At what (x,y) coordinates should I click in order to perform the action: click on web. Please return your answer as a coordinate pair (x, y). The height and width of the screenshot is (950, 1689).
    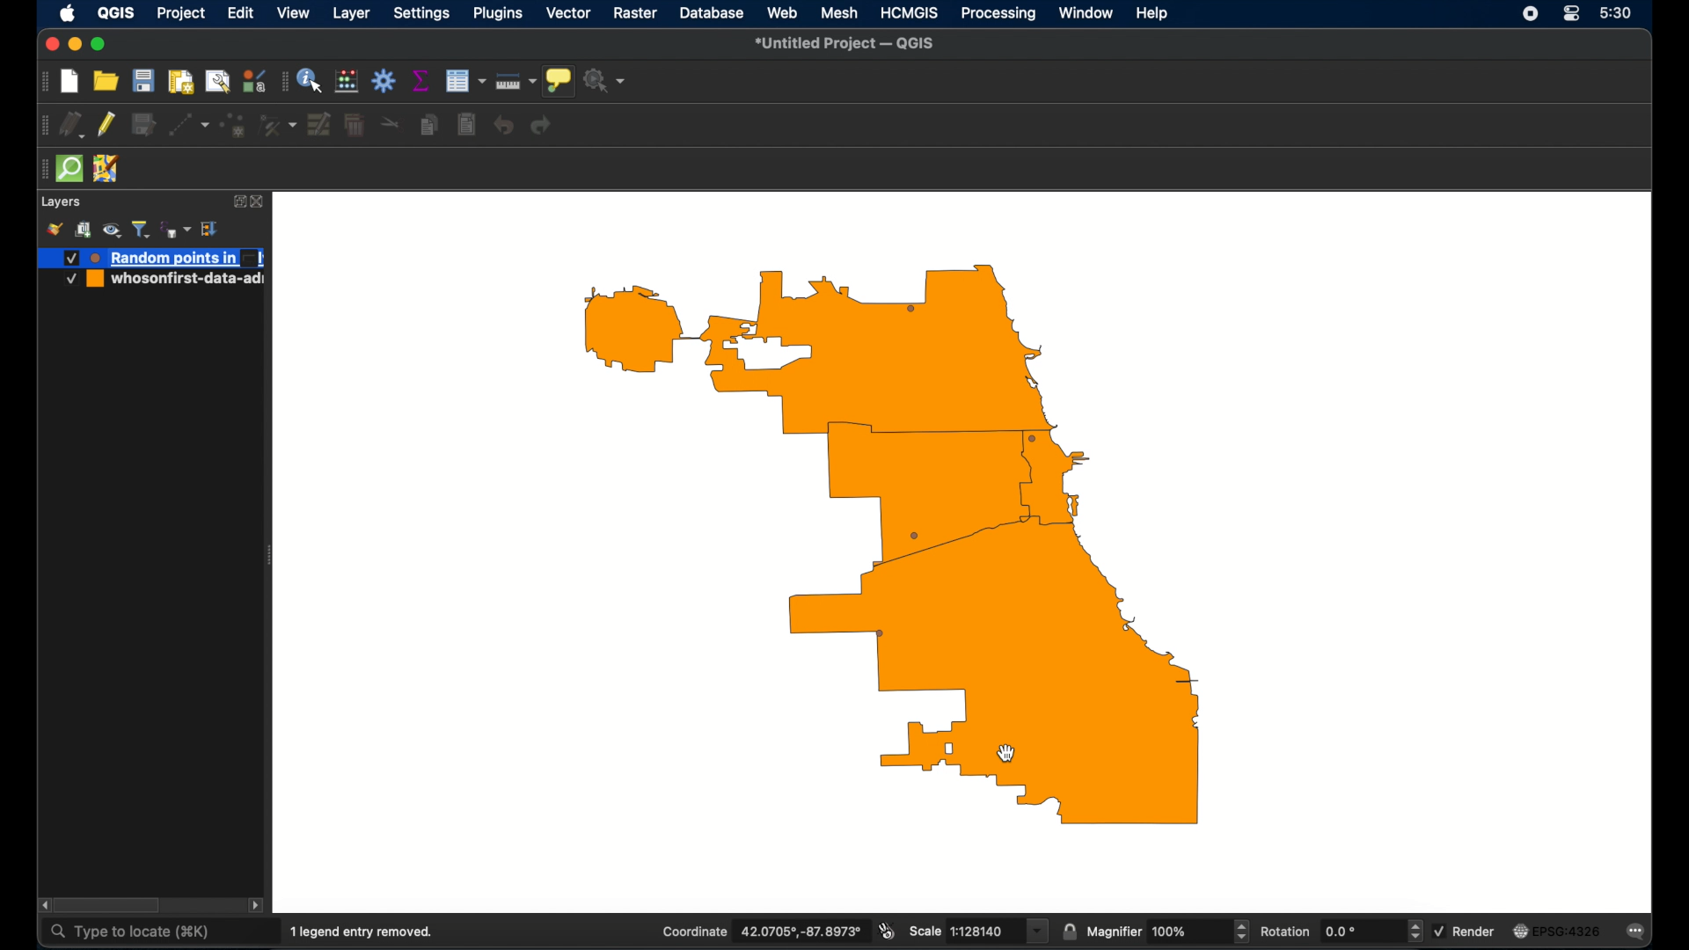
    Looking at the image, I should click on (782, 12).